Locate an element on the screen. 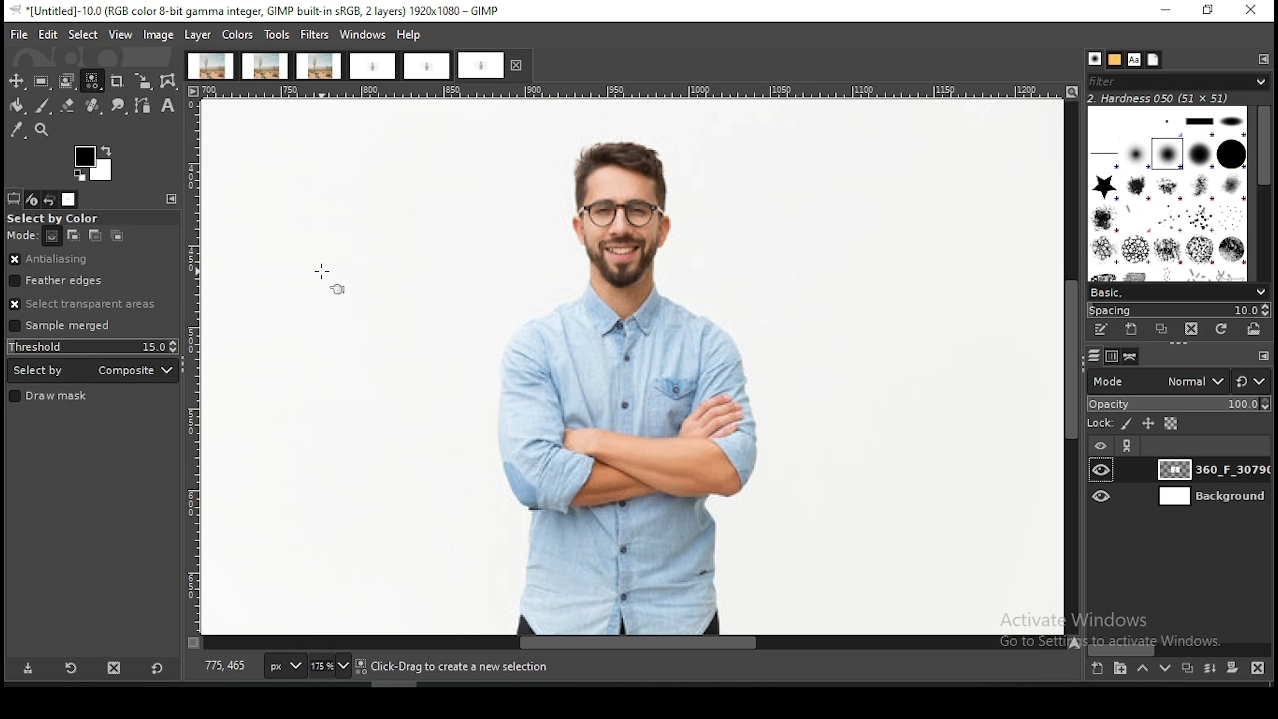  add to the current selection is located at coordinates (71, 236).